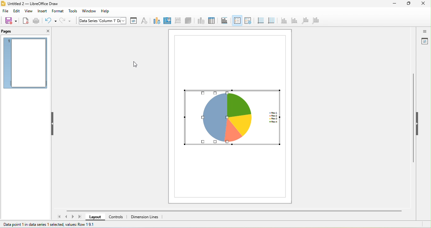 The image size is (431, 228). I want to click on pages, so click(12, 31).